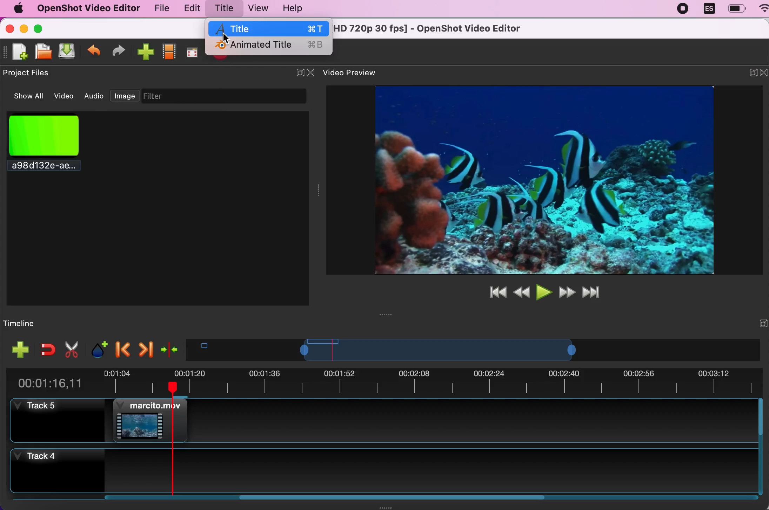 This screenshot has height=510, width=769. What do you see at coordinates (158, 8) in the screenshot?
I see `file` at bounding box center [158, 8].